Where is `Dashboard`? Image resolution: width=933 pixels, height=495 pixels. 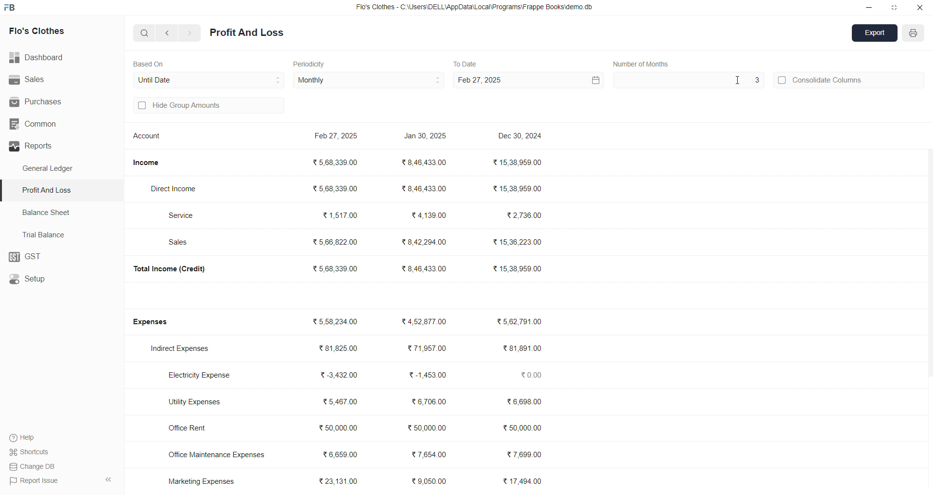 Dashboard is located at coordinates (41, 58).